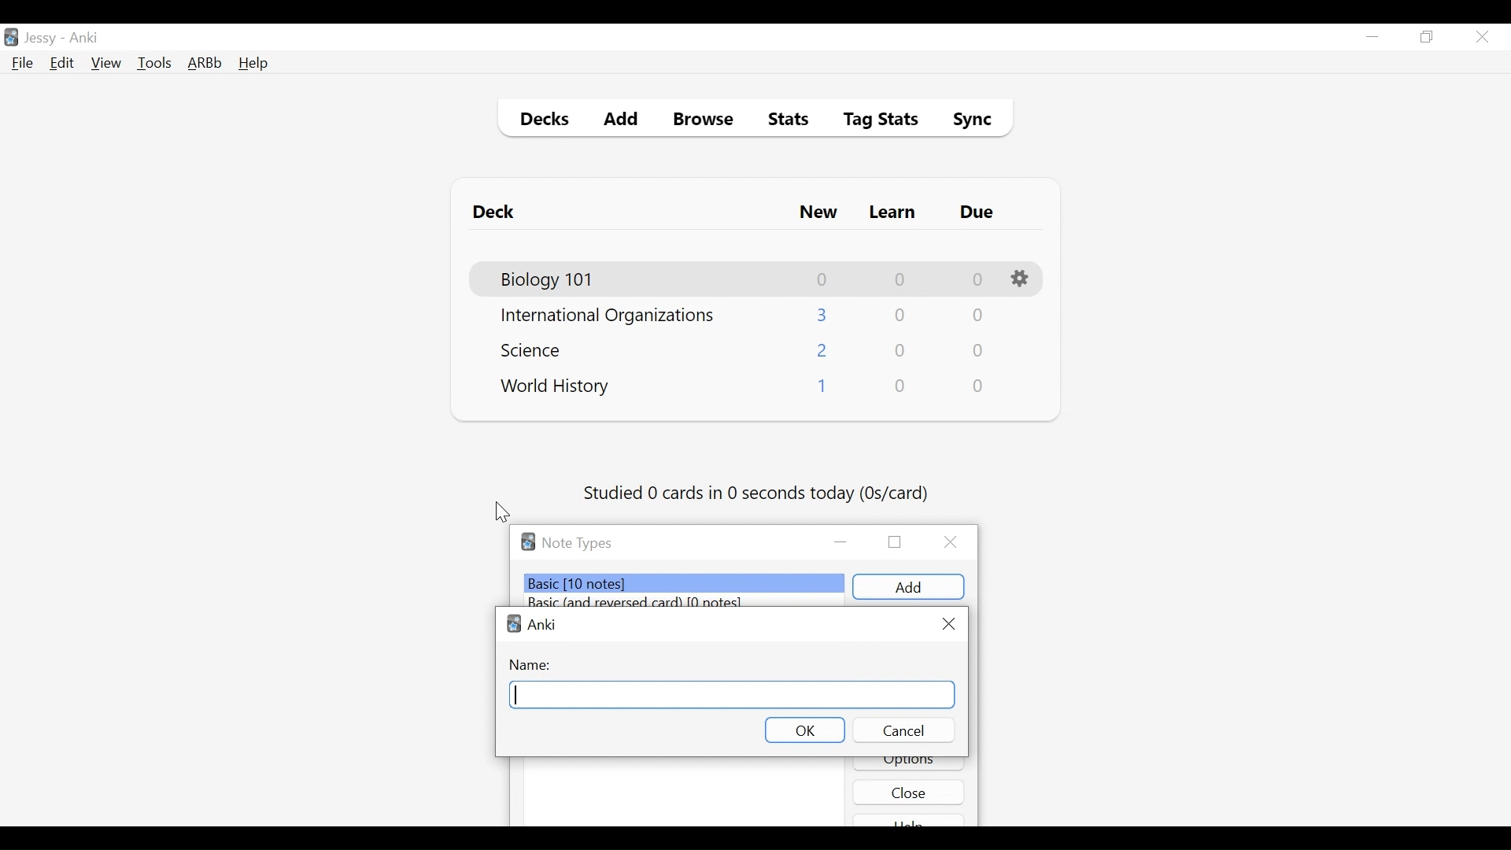 The image size is (1511, 850). Describe the element at coordinates (758, 494) in the screenshot. I see `Studied number of cards in second today (os/card)` at that location.